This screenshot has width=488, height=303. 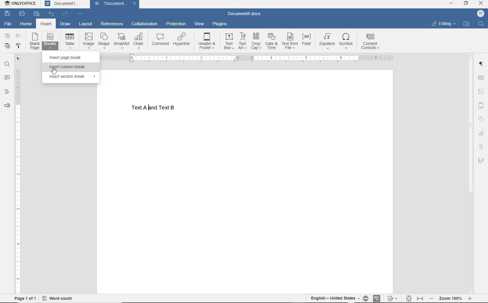 I want to click on document, so click(x=111, y=4).